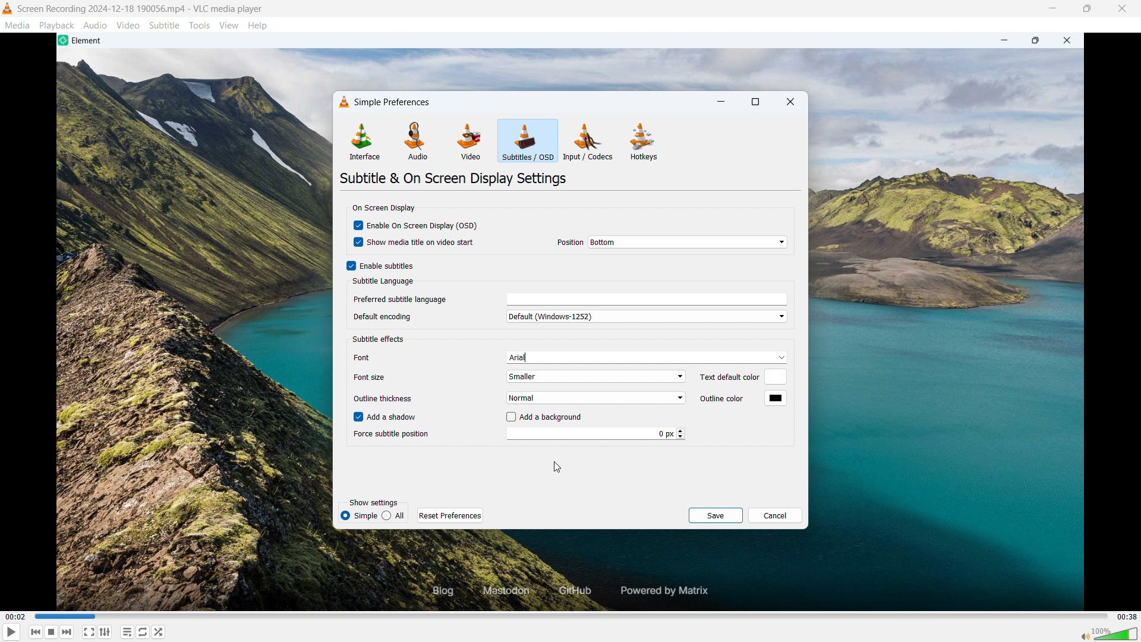 The width and height of the screenshot is (1141, 642). I want to click on Outline thickness, so click(382, 399).